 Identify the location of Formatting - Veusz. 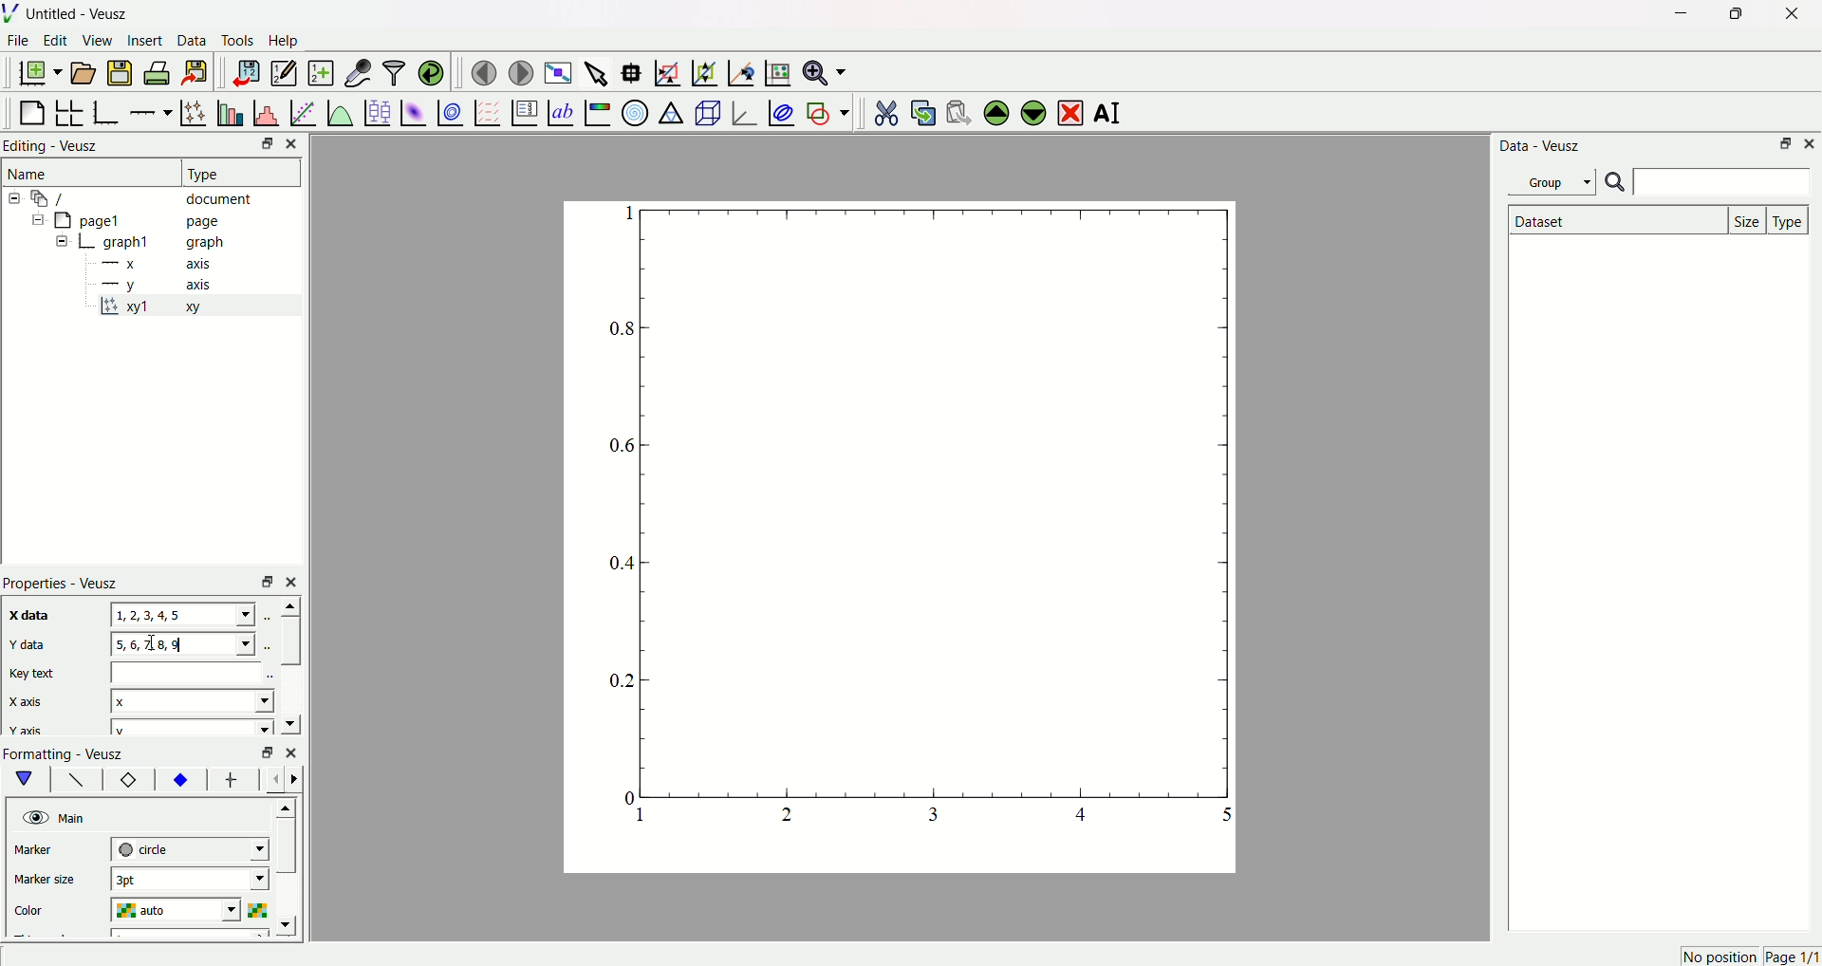
(73, 753).